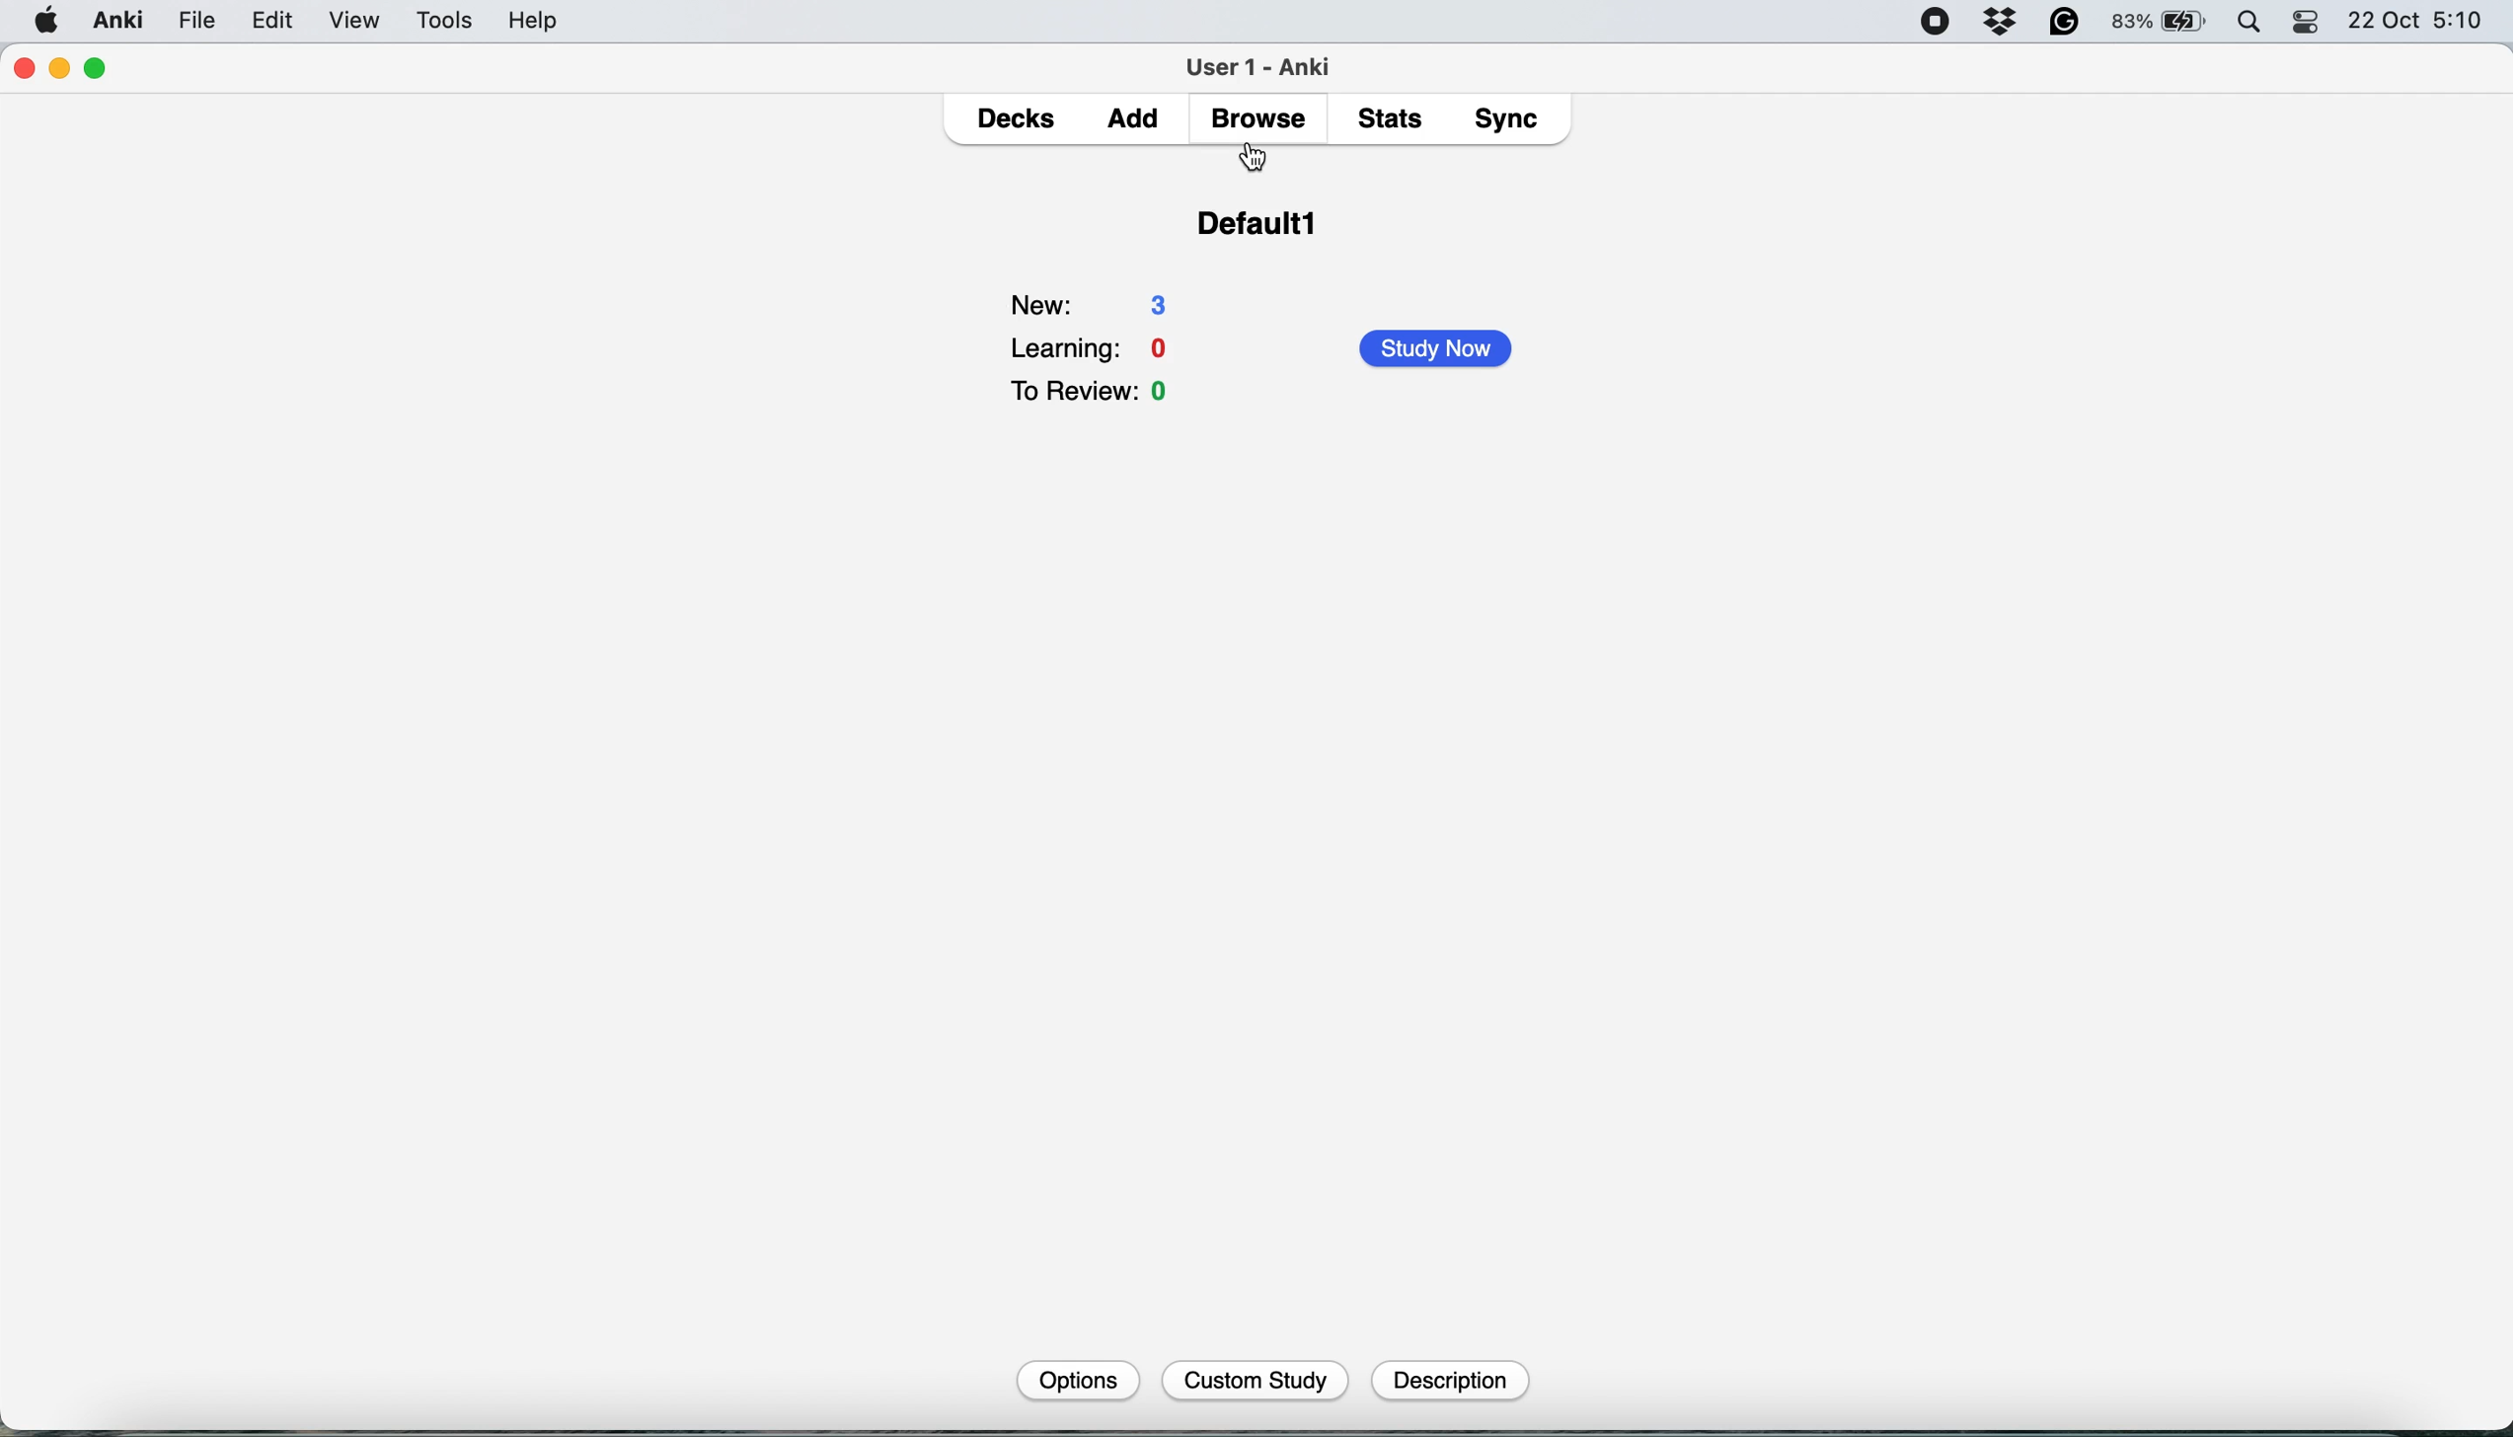 This screenshot has height=1437, width=2513. I want to click on 22 Oct 5:10, so click(2417, 22).